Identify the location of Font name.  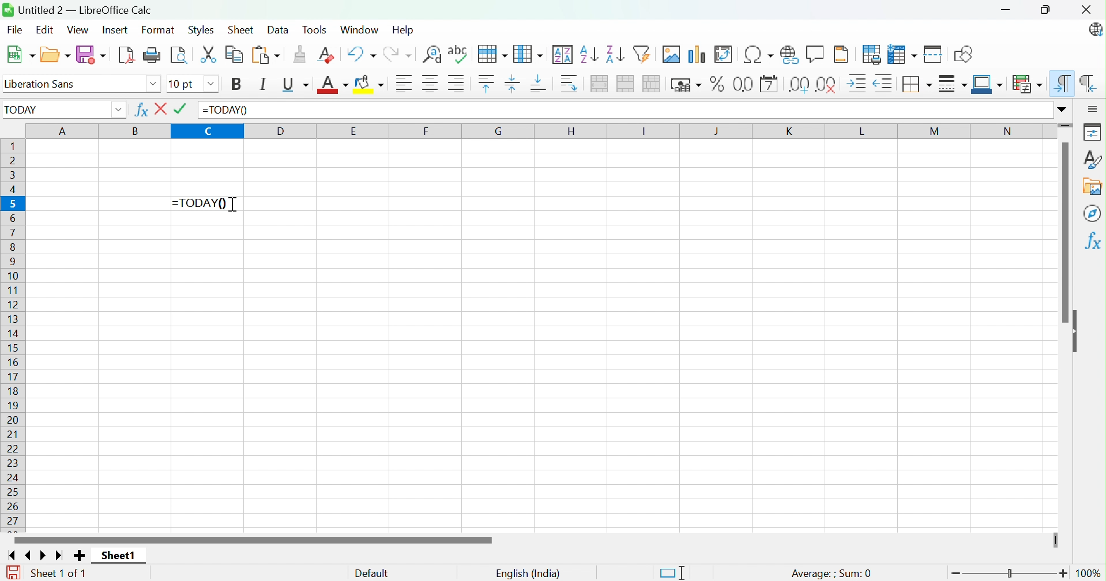
(74, 85).